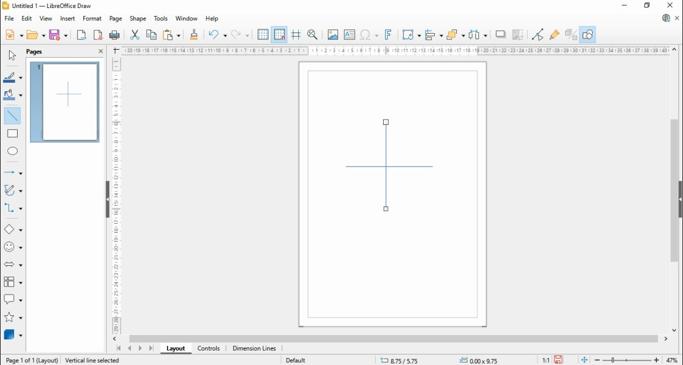 The height and width of the screenshot is (365, 683). What do you see at coordinates (296, 34) in the screenshot?
I see `helplines while moving` at bounding box center [296, 34].